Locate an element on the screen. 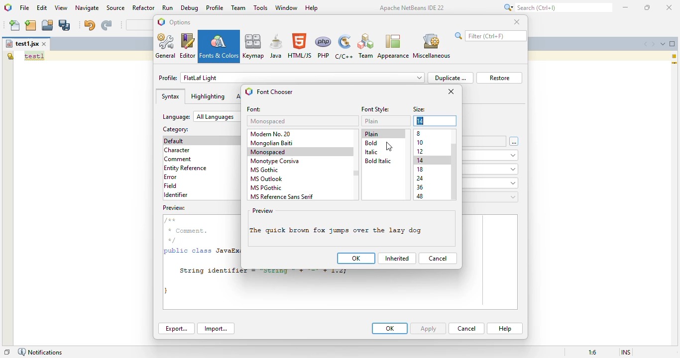 This screenshot has width=680, height=358. editor is located at coordinates (188, 46).